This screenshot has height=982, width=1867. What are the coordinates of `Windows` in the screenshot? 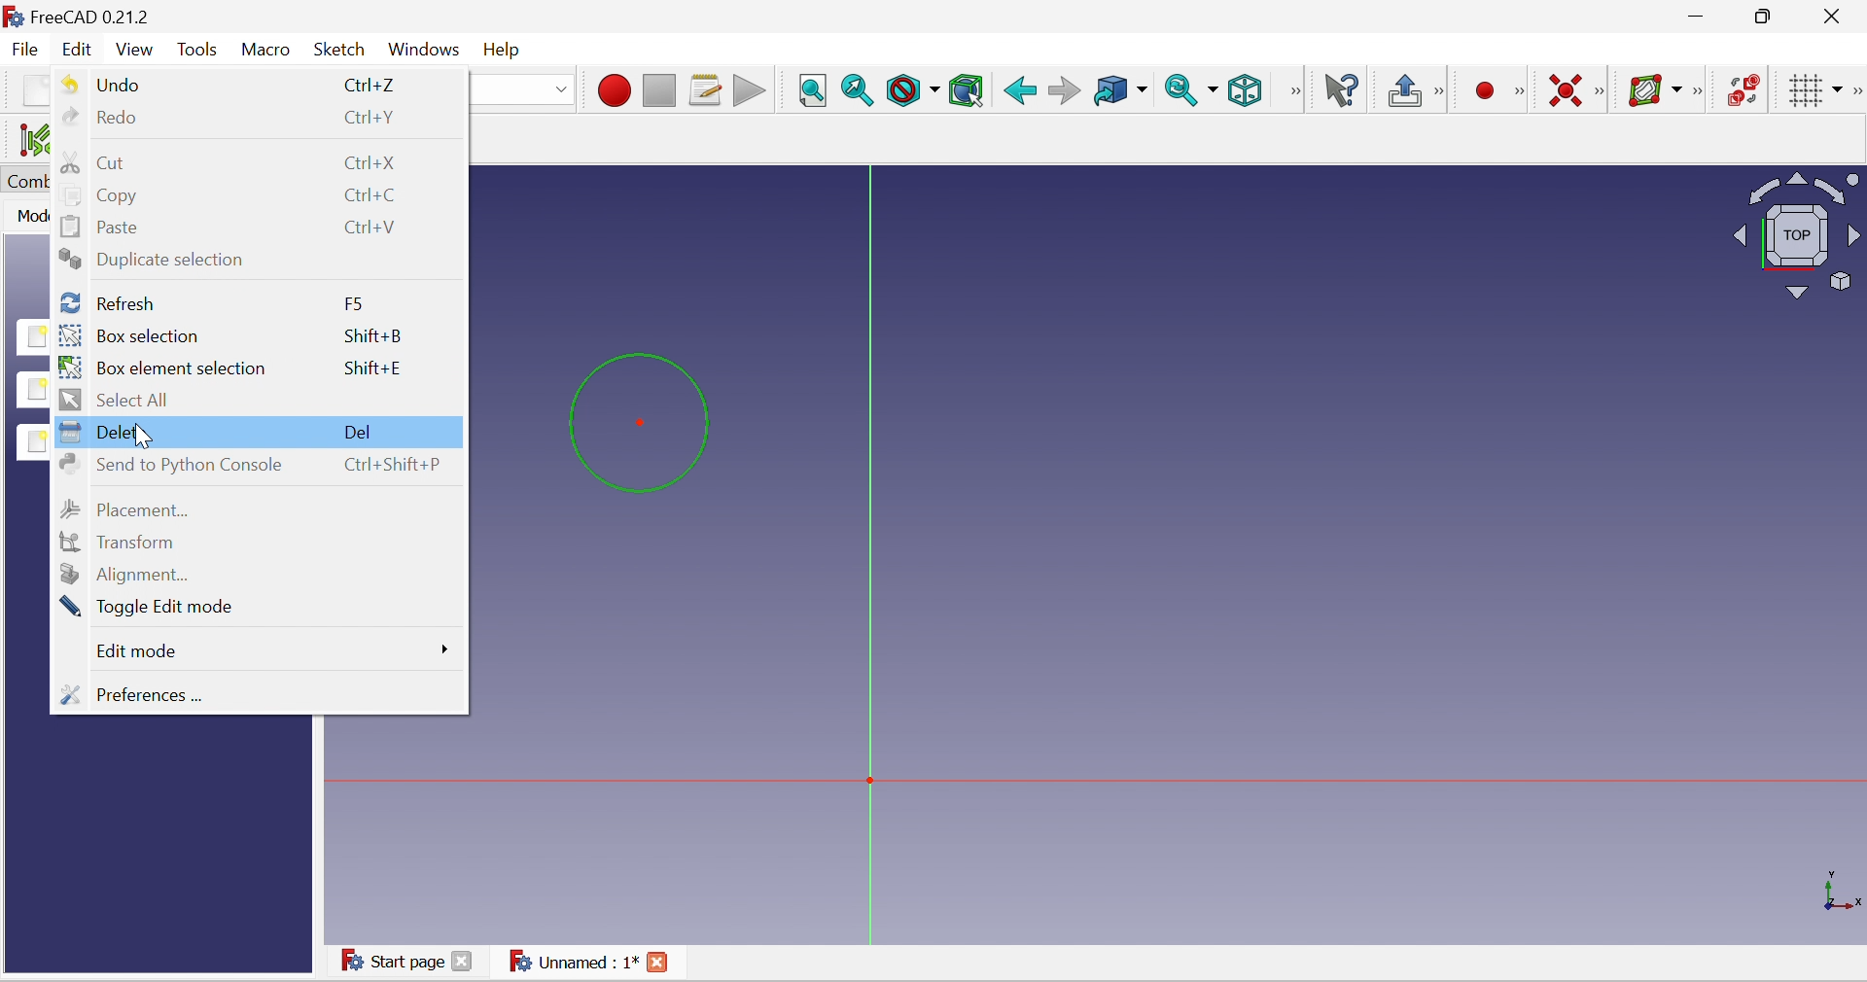 It's located at (421, 54).